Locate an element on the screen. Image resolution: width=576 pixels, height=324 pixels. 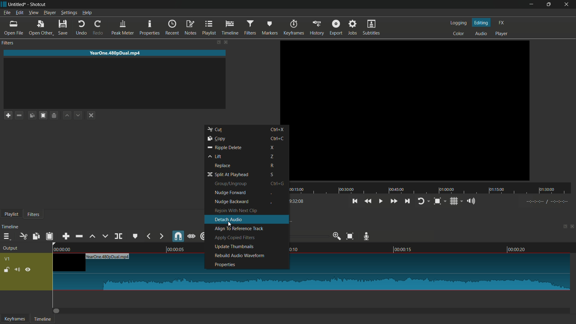
record audio is located at coordinates (367, 235).